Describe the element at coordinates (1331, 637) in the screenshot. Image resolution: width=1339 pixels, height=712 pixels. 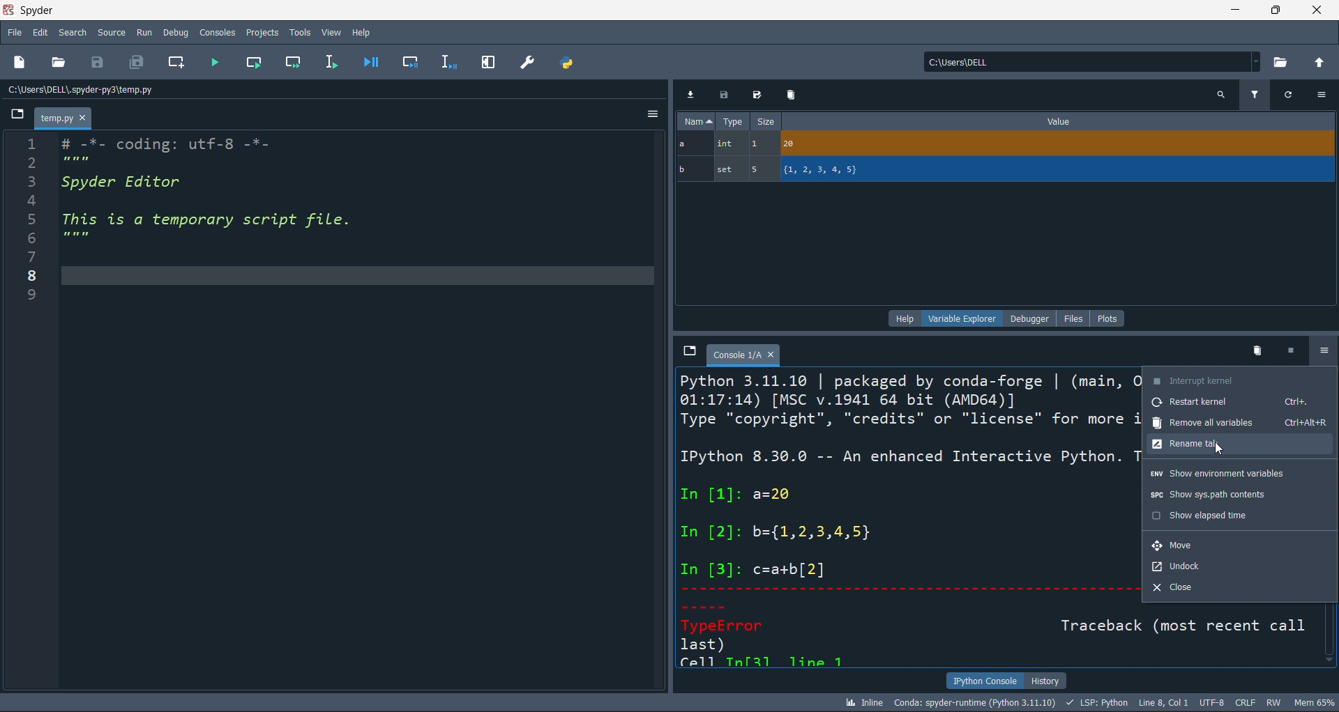
I see `scroll bar` at that location.